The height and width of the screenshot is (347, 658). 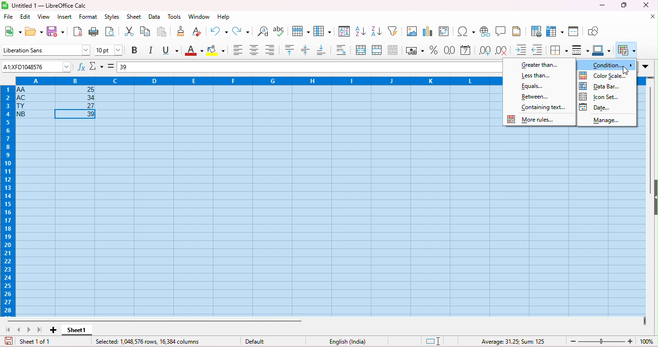 What do you see at coordinates (485, 50) in the screenshot?
I see `add decimal` at bounding box center [485, 50].